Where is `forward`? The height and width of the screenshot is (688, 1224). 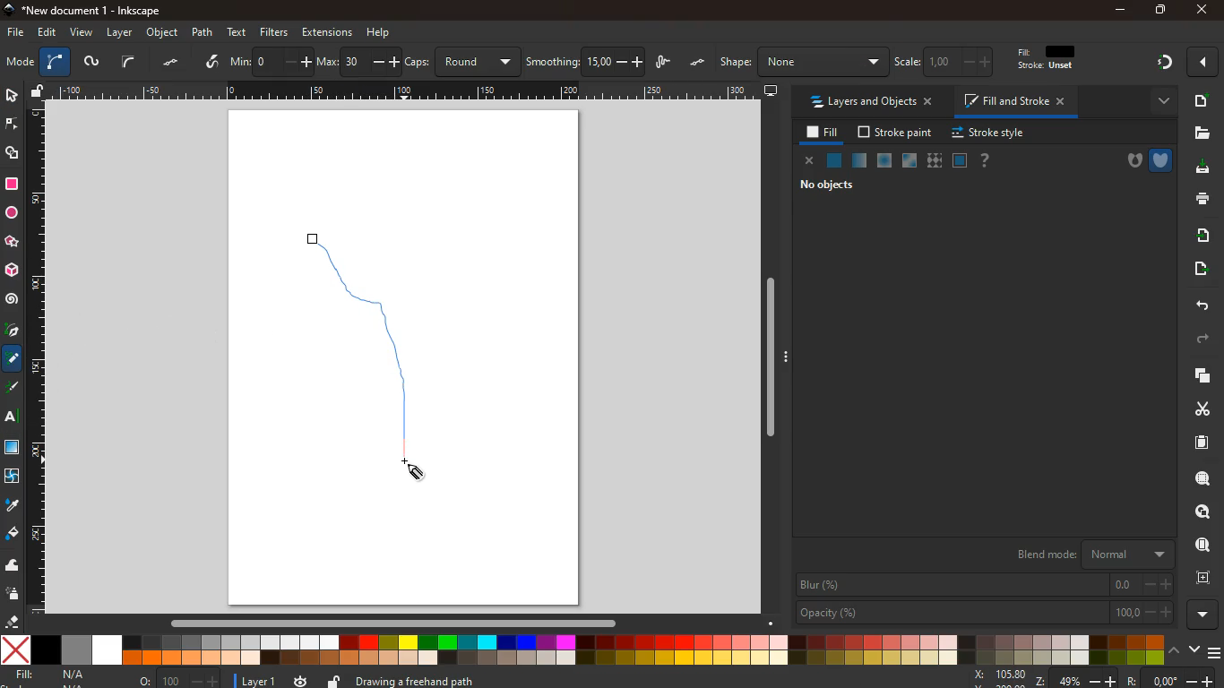 forward is located at coordinates (1203, 341).